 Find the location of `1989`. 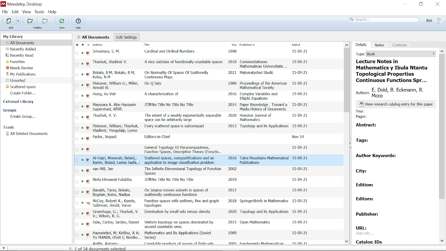

1989 is located at coordinates (232, 233).